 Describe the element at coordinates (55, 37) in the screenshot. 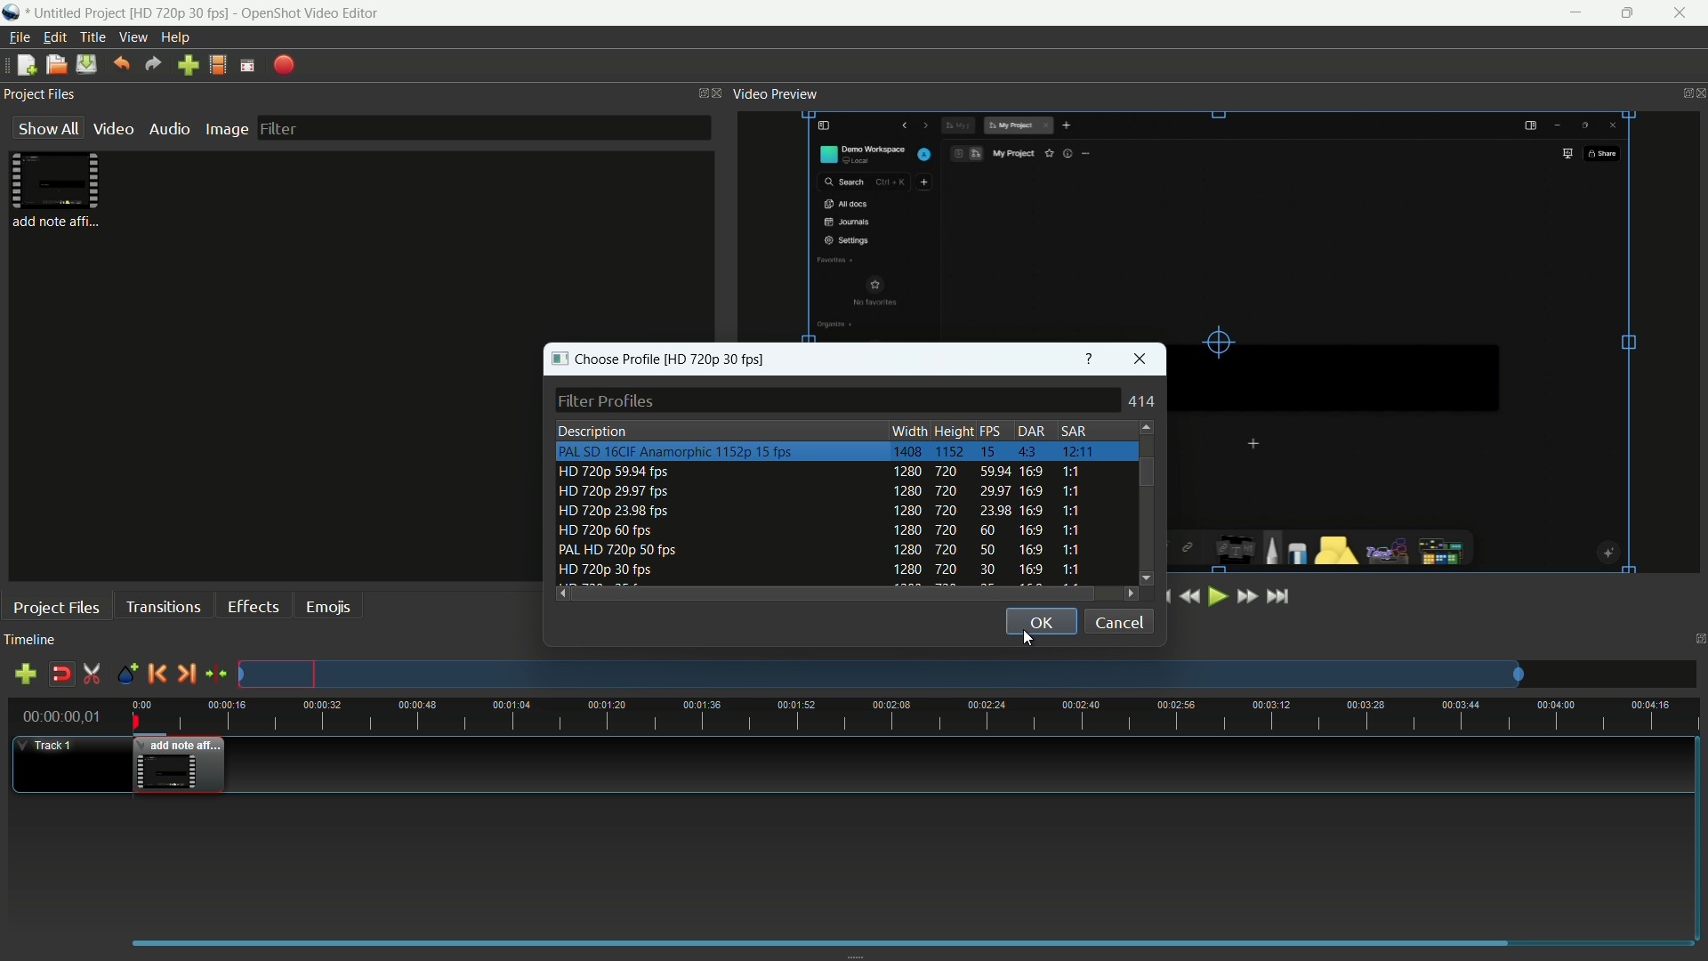

I see `edit menu` at that location.